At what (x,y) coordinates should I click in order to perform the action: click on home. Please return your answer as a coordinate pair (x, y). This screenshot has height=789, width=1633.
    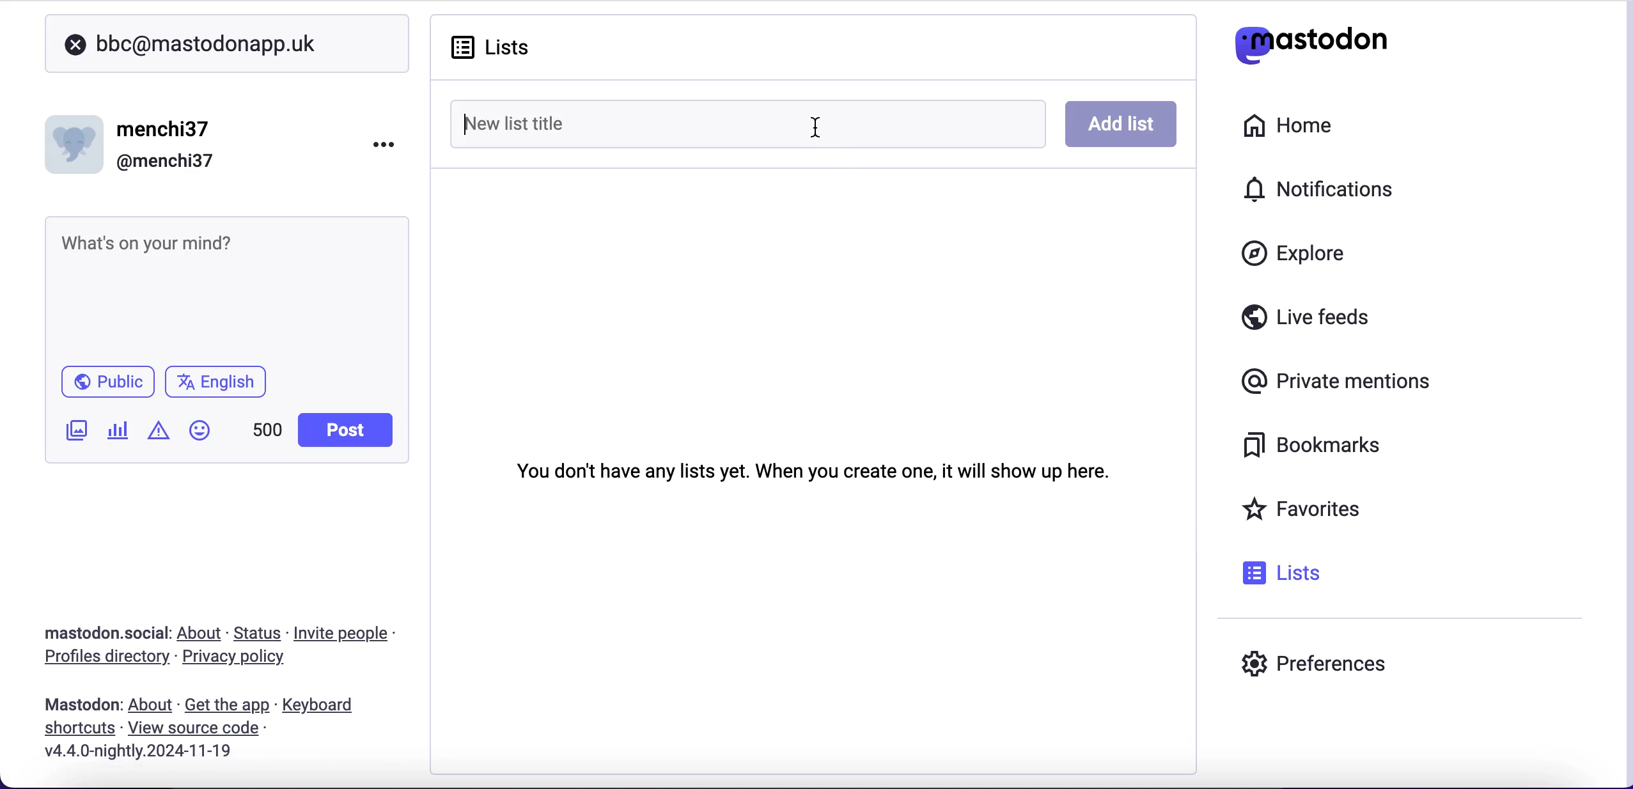
    Looking at the image, I should click on (1293, 124).